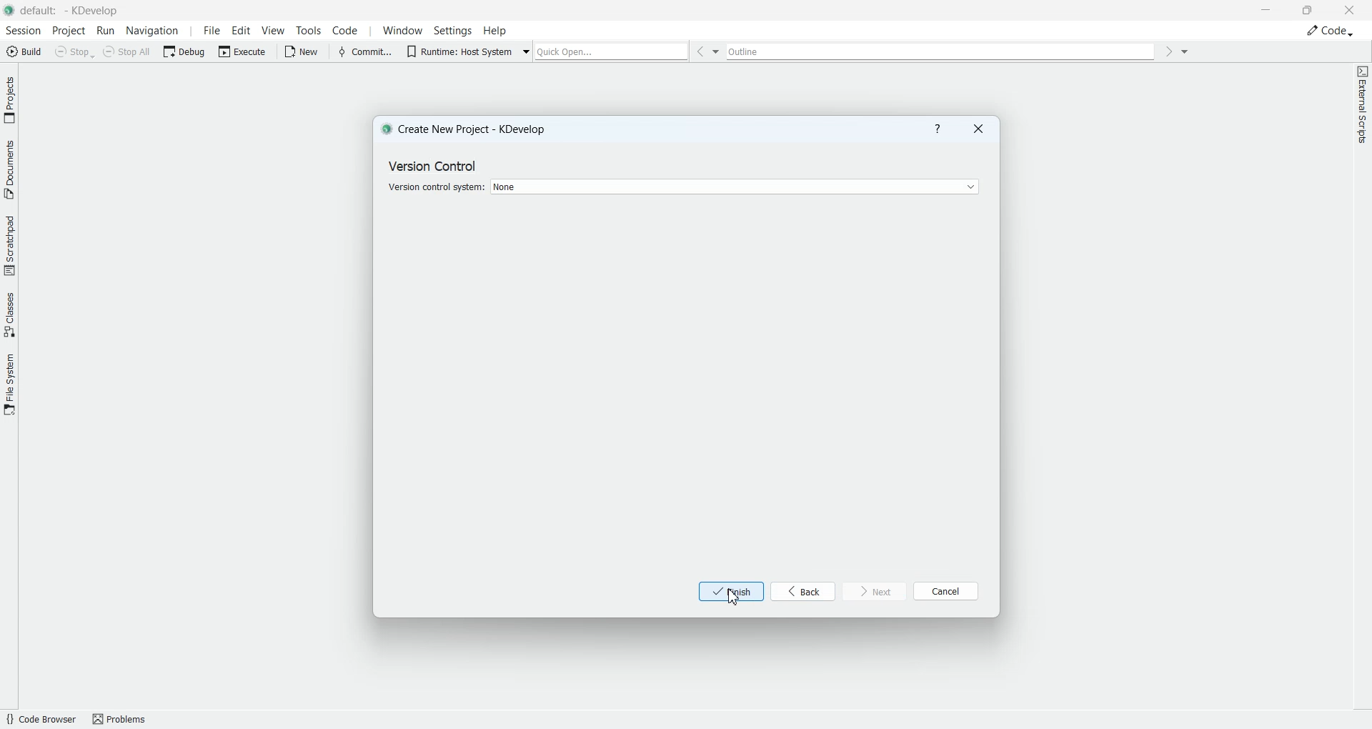  Describe the element at coordinates (803, 591) in the screenshot. I see `back` at that location.